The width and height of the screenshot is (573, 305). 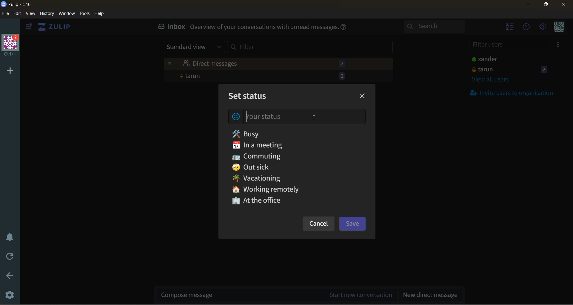 I want to click on minimize, so click(x=529, y=5).